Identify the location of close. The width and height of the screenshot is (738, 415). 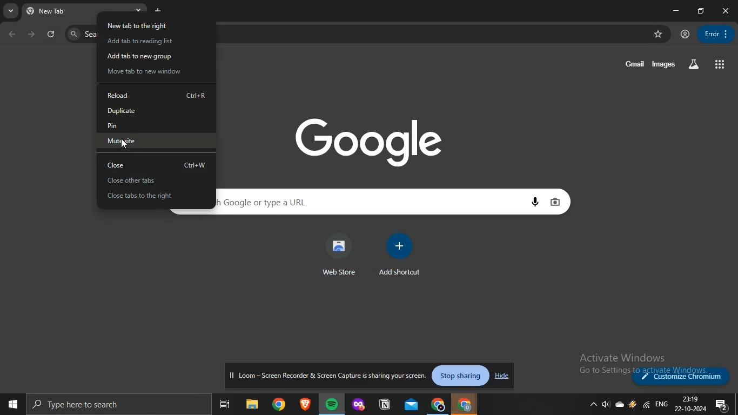
(140, 12).